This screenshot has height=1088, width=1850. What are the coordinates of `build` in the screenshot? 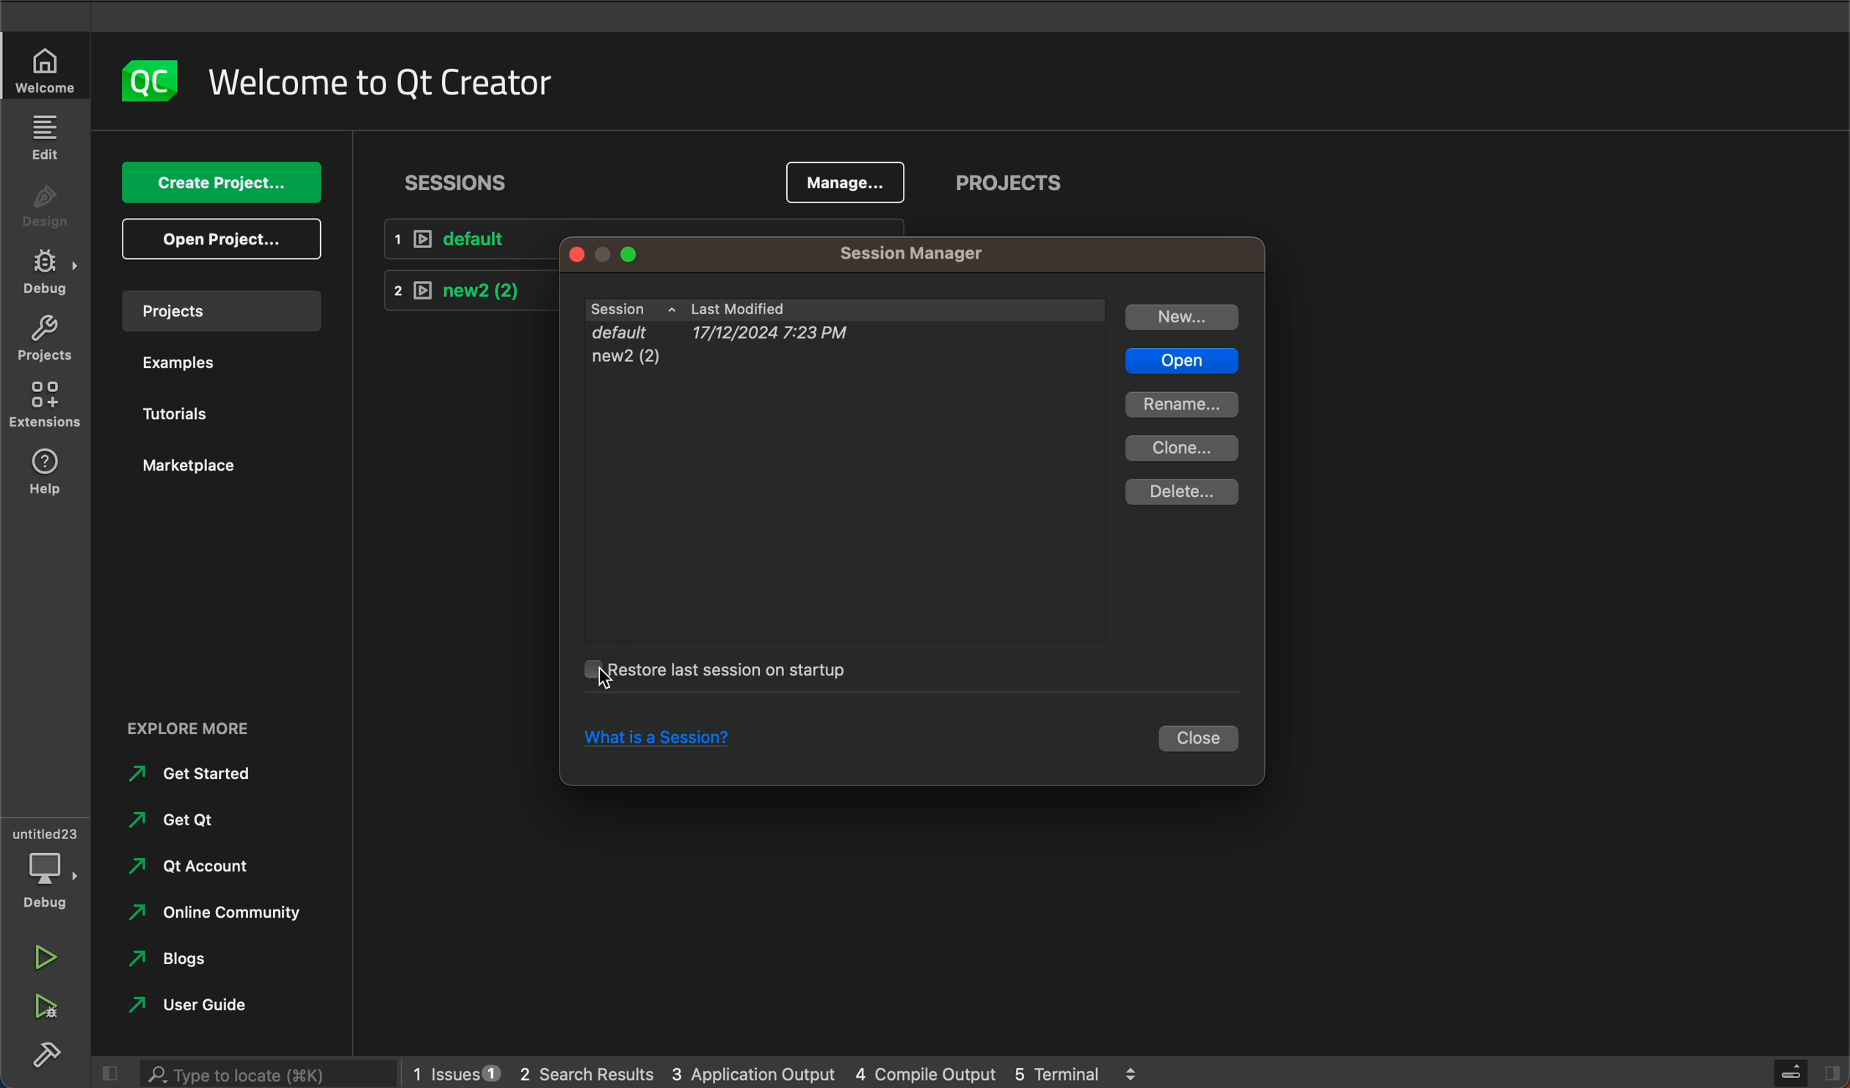 It's located at (43, 1055).